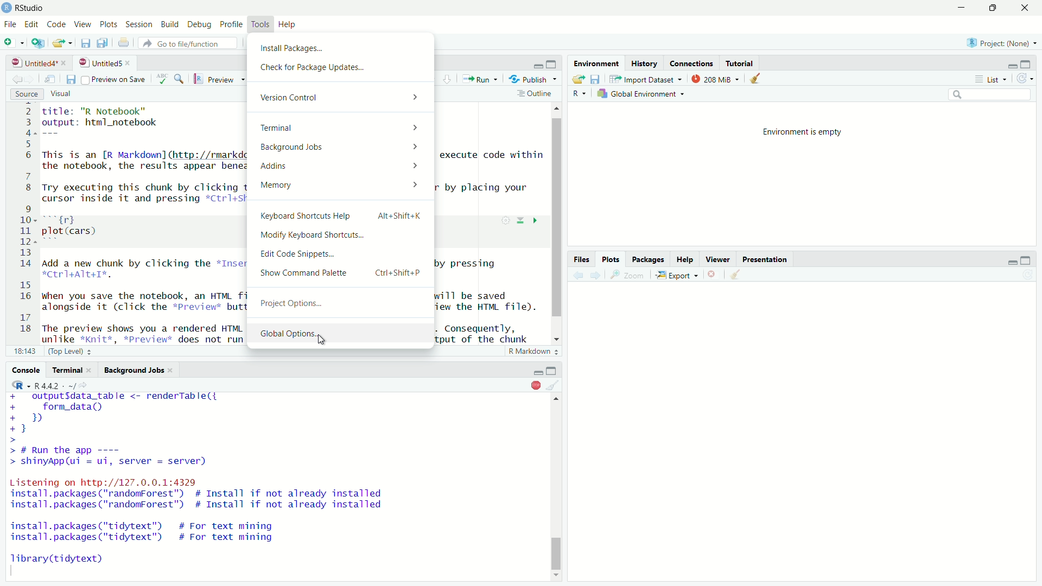 The image size is (1042, 586). I want to click on vertical scrollbar, so click(556, 553).